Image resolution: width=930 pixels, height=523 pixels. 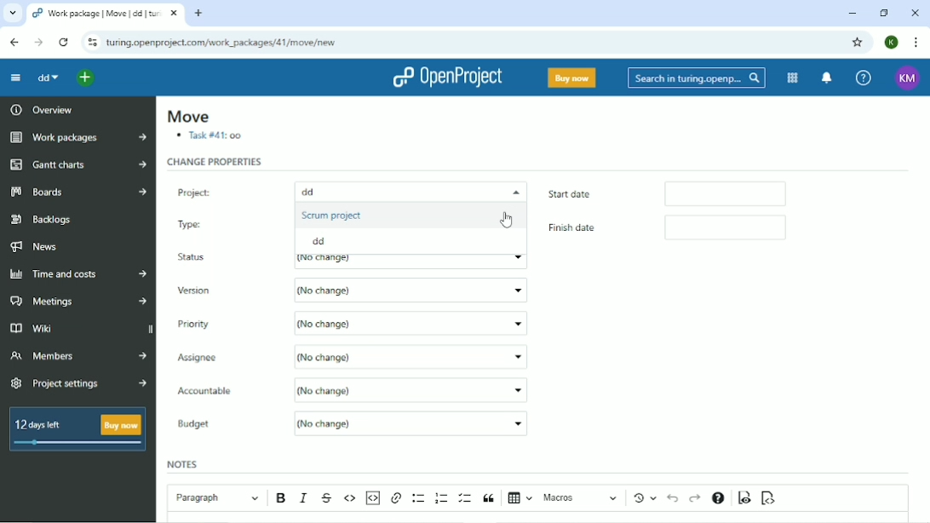 What do you see at coordinates (416, 389) in the screenshot?
I see `(No change)` at bounding box center [416, 389].